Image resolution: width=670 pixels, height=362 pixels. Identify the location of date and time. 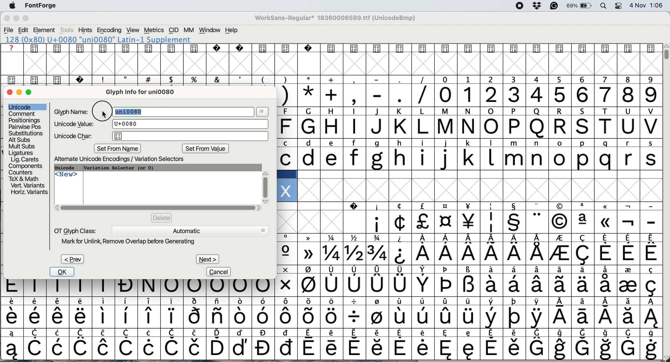
(647, 5).